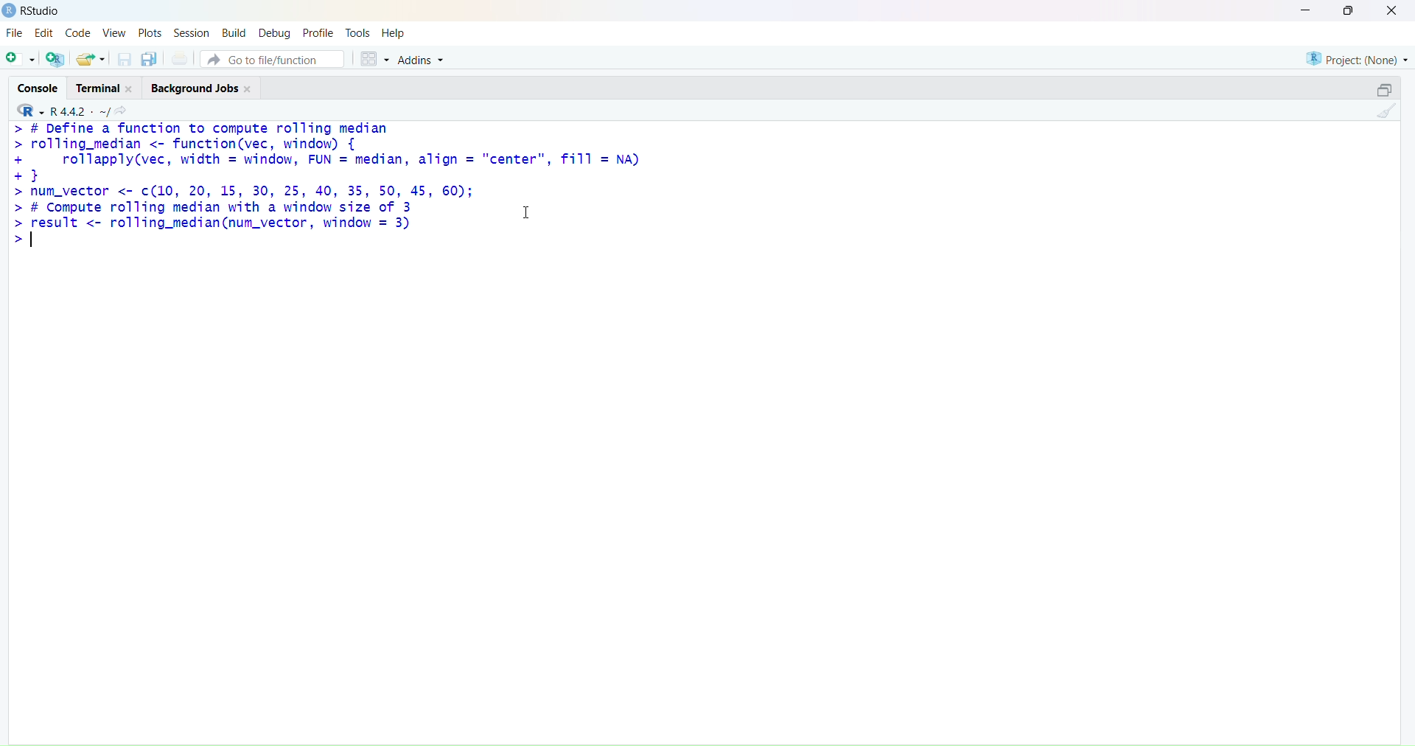 This screenshot has height=746, width=1415. What do you see at coordinates (79, 32) in the screenshot?
I see `code` at bounding box center [79, 32].